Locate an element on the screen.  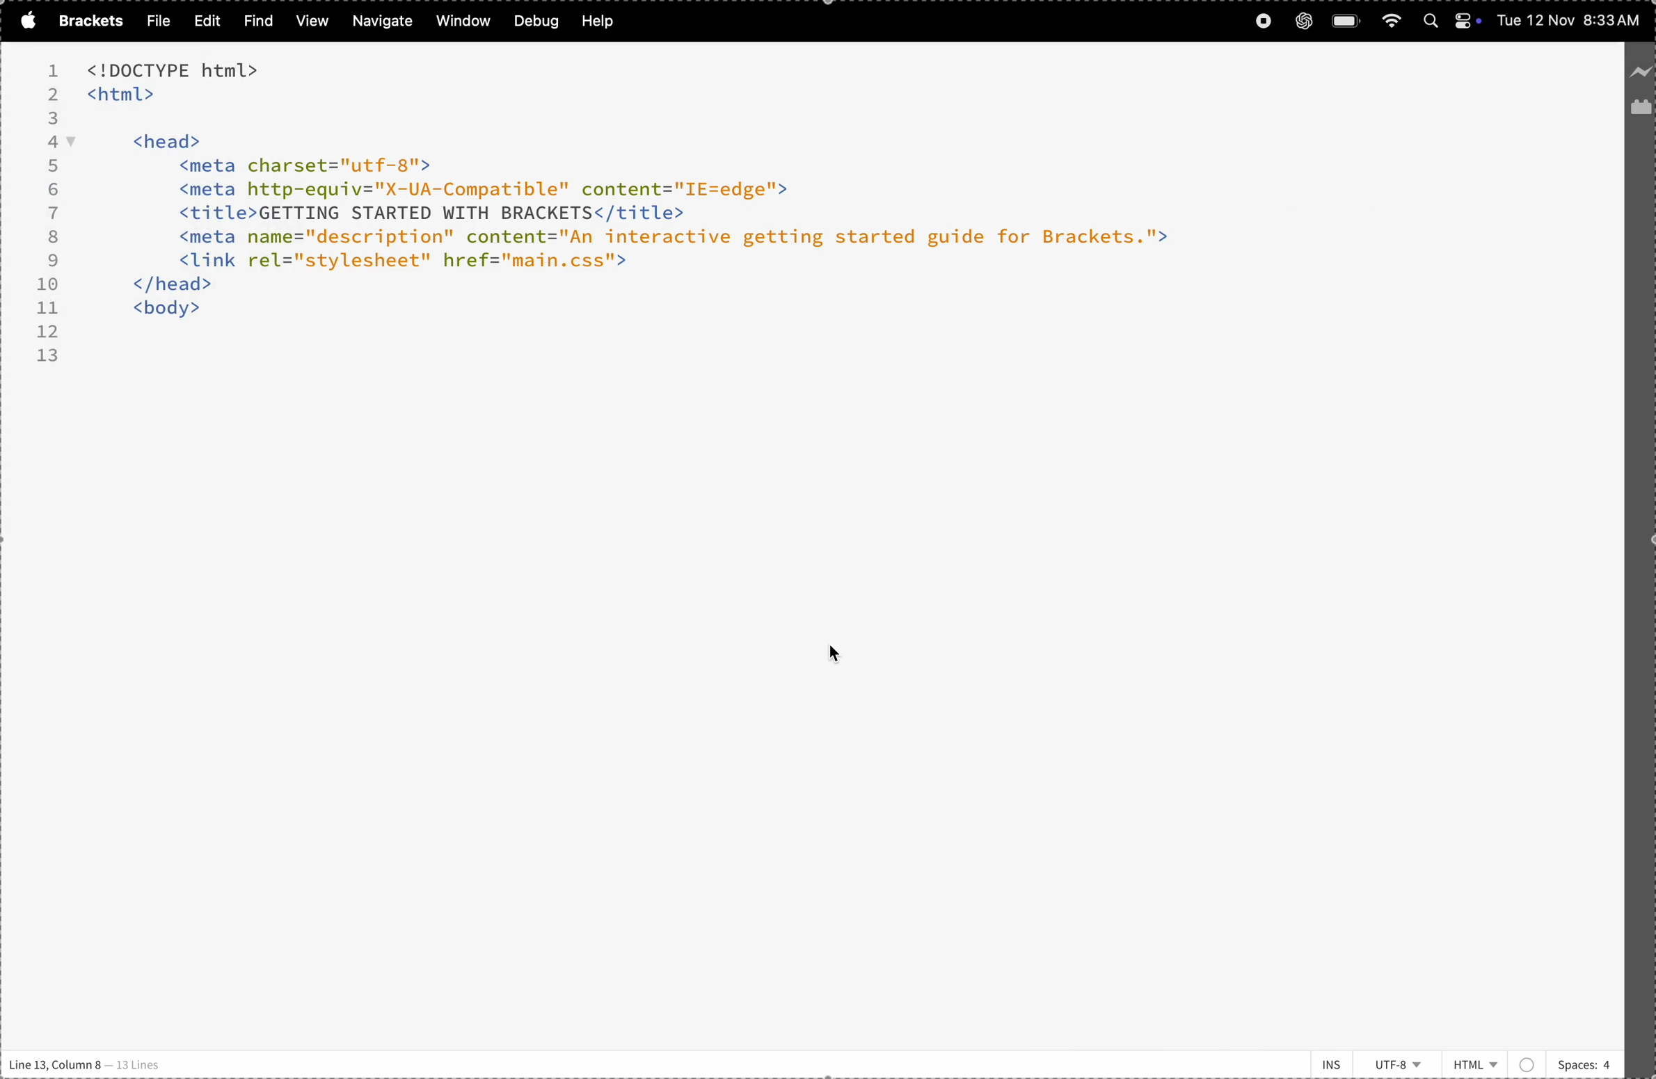
line and coloumn is located at coordinates (87, 1065).